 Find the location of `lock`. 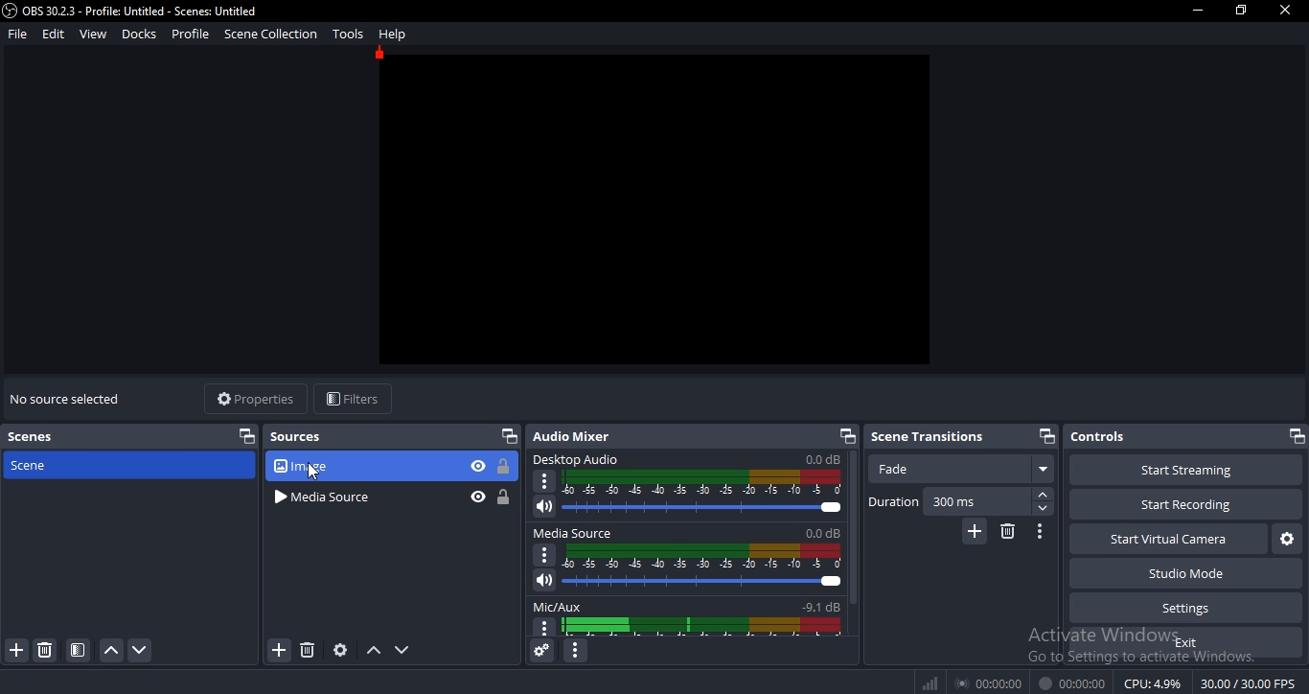

lock is located at coordinates (502, 496).